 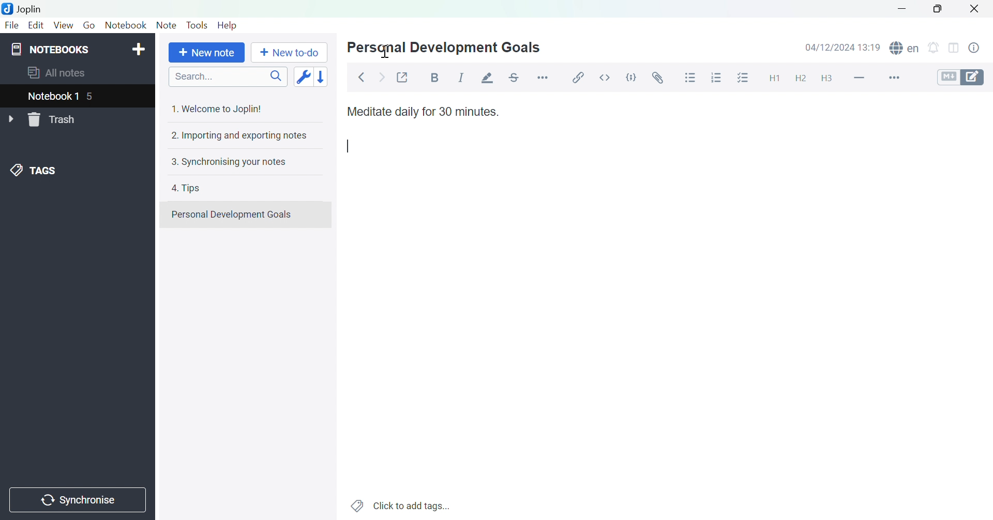 I want to click on Forward, so click(x=381, y=76).